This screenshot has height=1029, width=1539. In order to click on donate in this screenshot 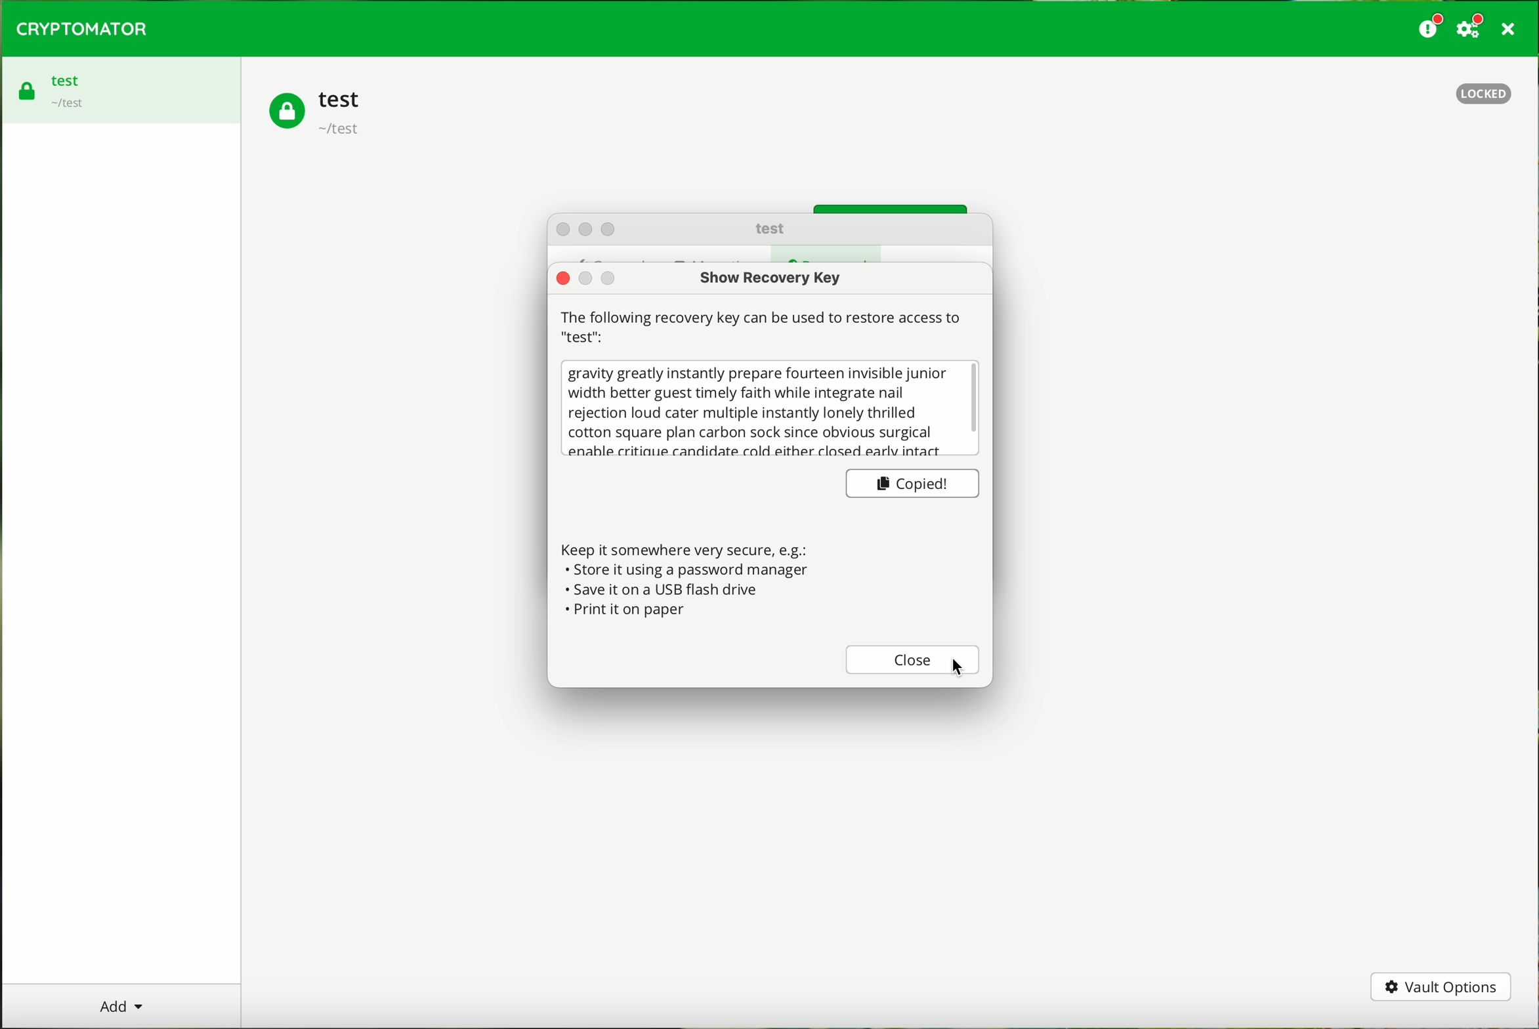, I will do `click(1431, 27)`.